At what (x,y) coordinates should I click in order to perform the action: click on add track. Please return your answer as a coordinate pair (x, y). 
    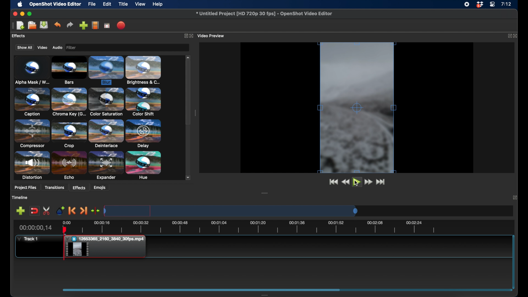
    Looking at the image, I should click on (21, 210).